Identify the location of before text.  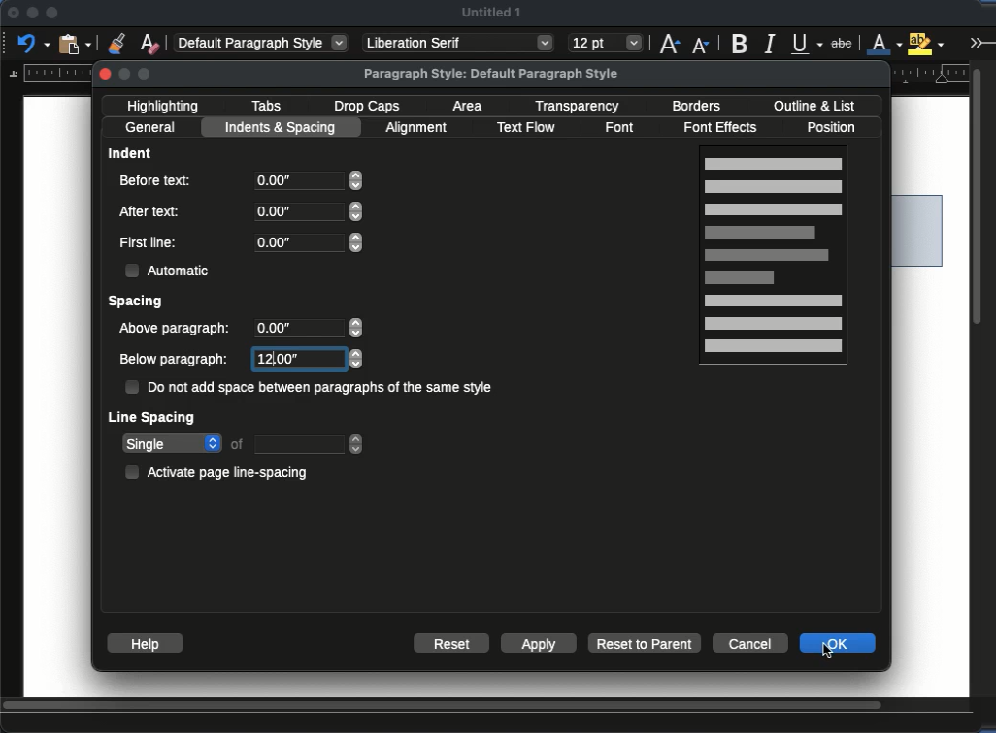
(155, 180).